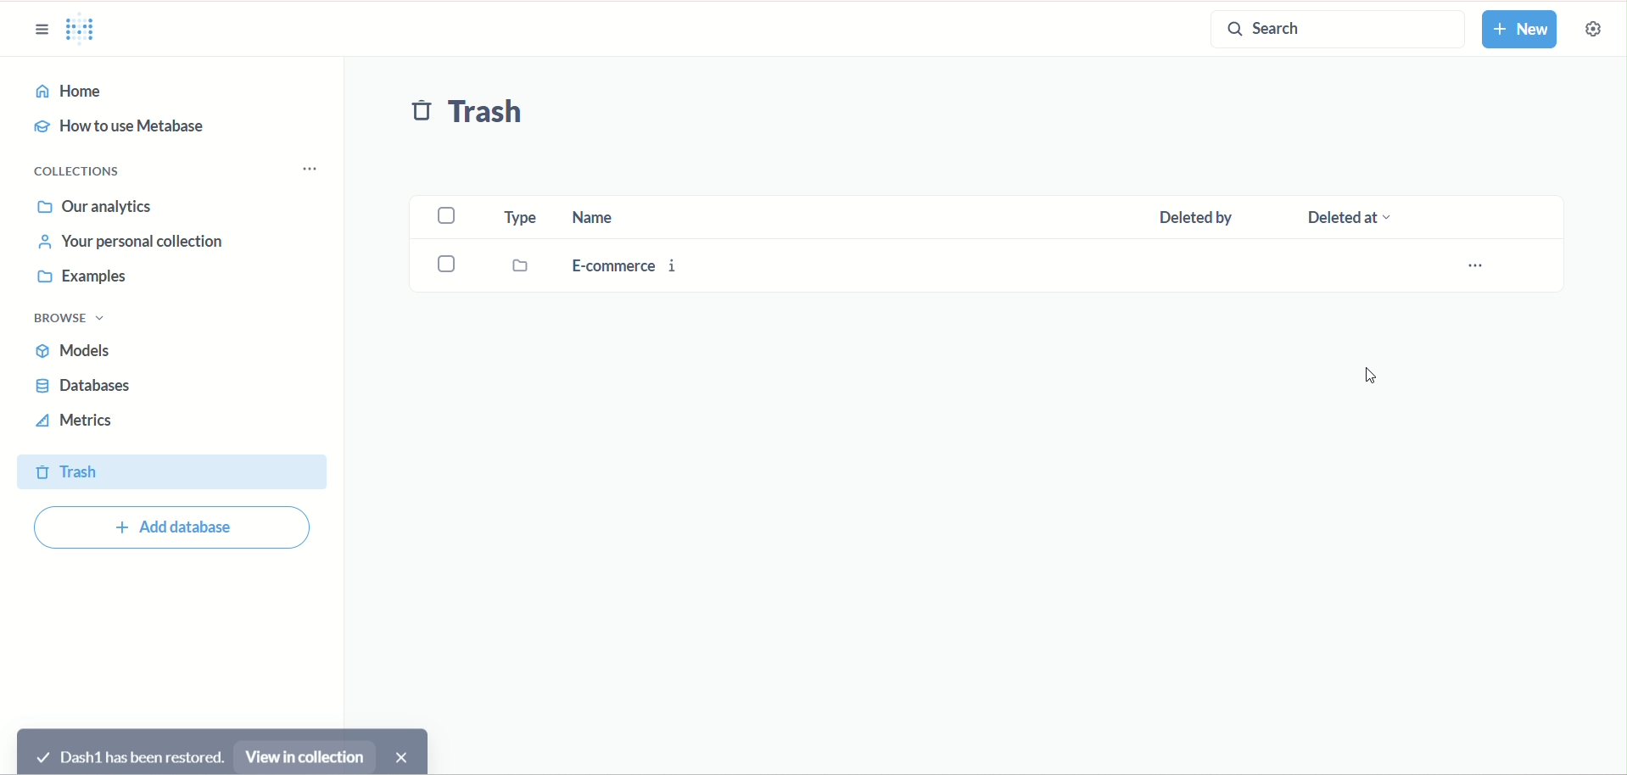 This screenshot has height=775, width=1627. I want to click on collections, so click(77, 170).